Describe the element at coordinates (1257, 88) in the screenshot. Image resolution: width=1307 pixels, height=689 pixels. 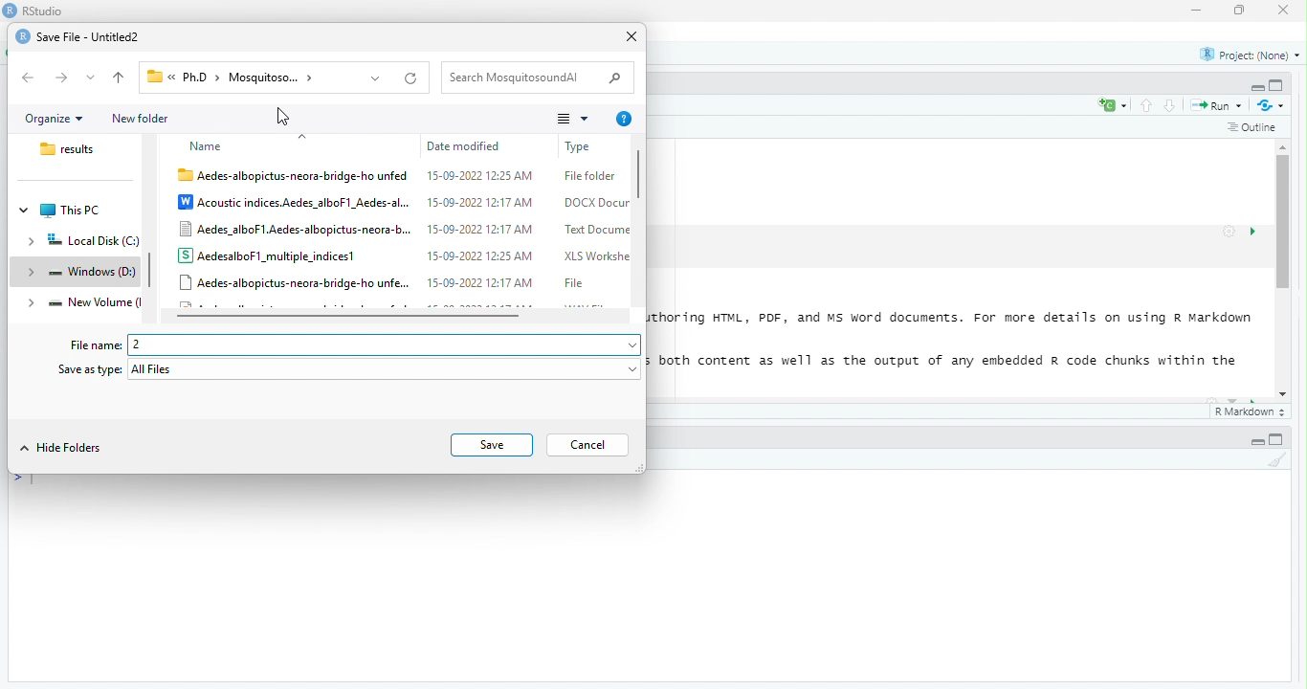
I see `Collapse` at that location.